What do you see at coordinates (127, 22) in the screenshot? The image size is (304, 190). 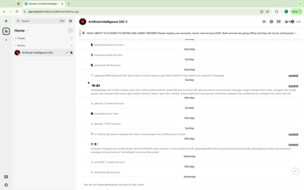 I see `Public room` at bounding box center [127, 22].